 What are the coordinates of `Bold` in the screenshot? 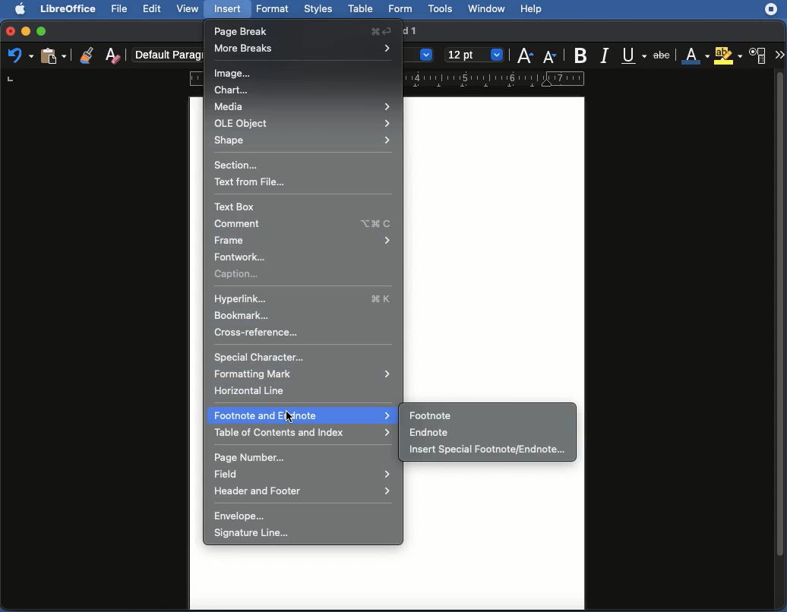 It's located at (582, 55).